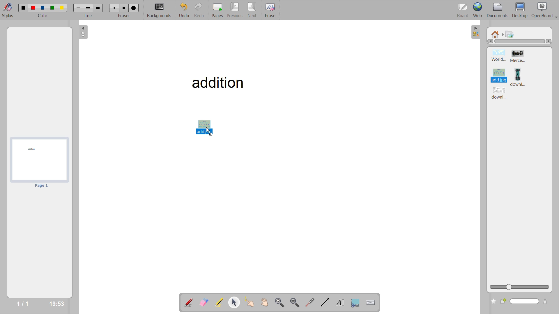  I want to click on color 1, so click(24, 8).